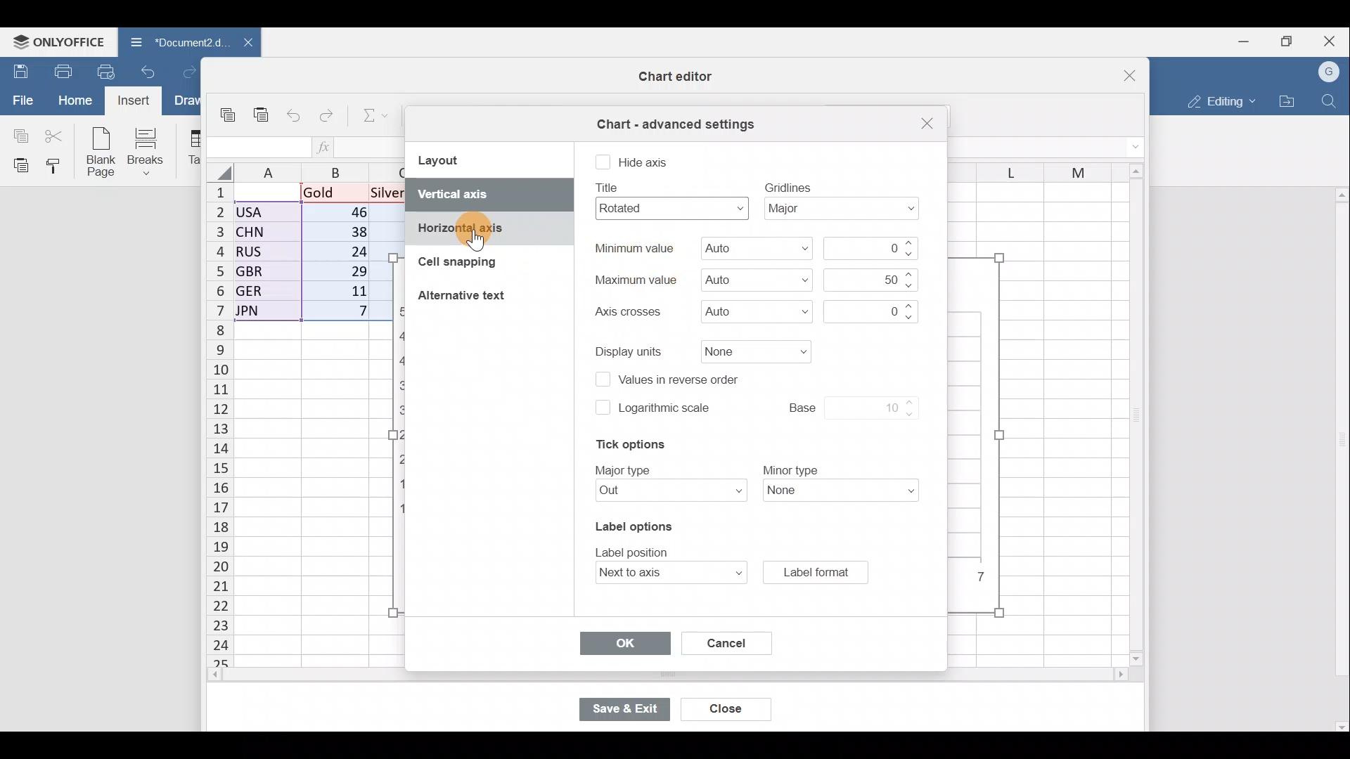 The image size is (1350, 759). What do you see at coordinates (18, 134) in the screenshot?
I see `Copy` at bounding box center [18, 134].